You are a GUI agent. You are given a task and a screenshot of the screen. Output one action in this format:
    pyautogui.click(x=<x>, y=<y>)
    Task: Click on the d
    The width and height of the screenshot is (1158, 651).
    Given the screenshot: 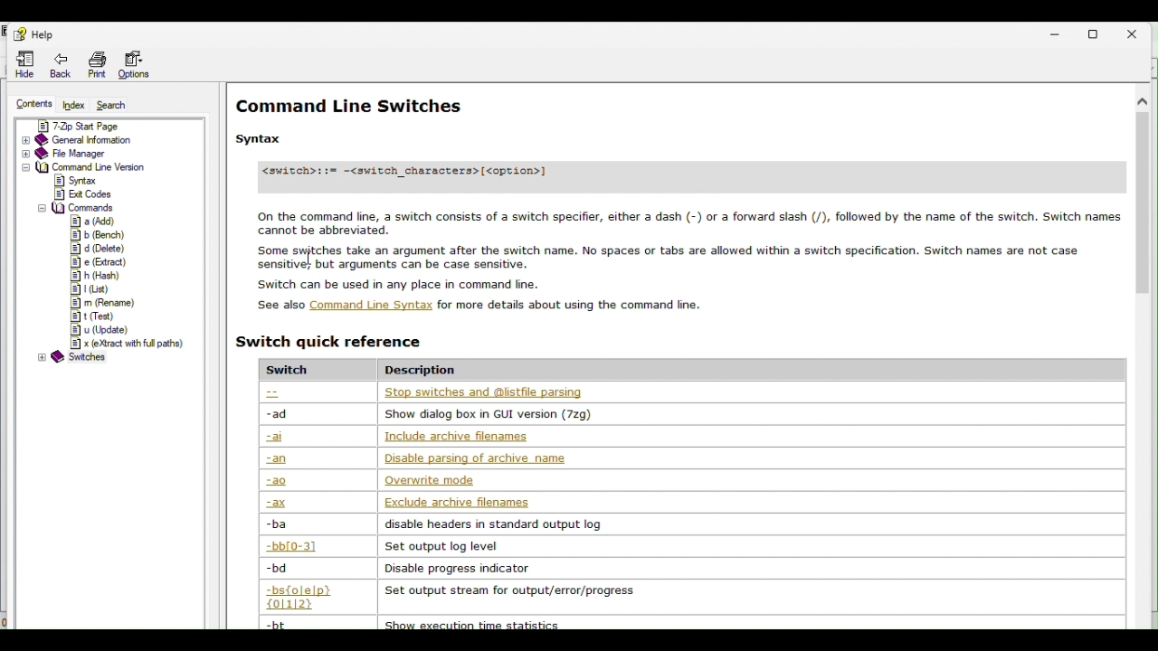 What is the action you would take?
    pyautogui.click(x=108, y=248)
    